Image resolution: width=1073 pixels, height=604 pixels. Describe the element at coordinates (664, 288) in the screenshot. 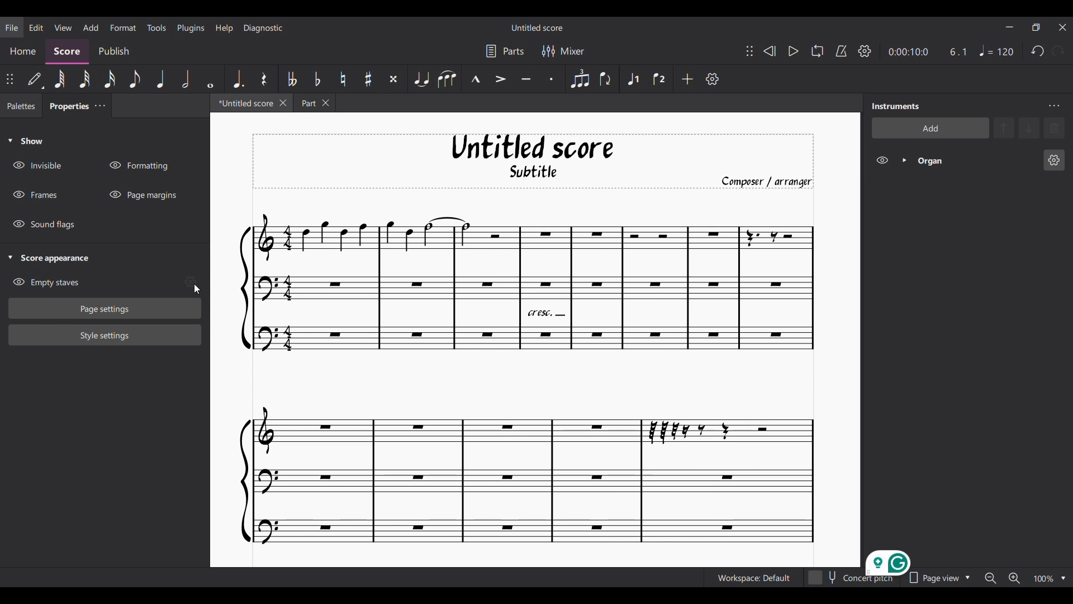

I see `Measure selected by cursor` at that location.